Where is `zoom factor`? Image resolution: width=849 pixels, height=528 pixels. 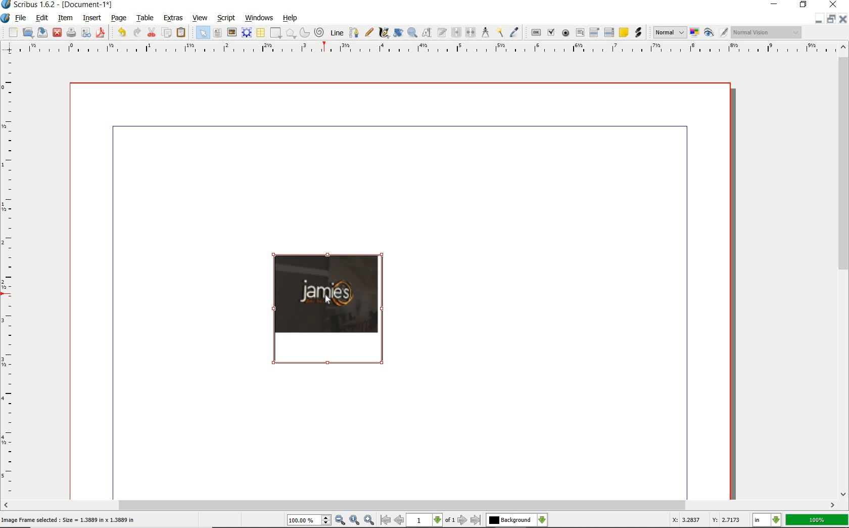 zoom factor is located at coordinates (817, 520).